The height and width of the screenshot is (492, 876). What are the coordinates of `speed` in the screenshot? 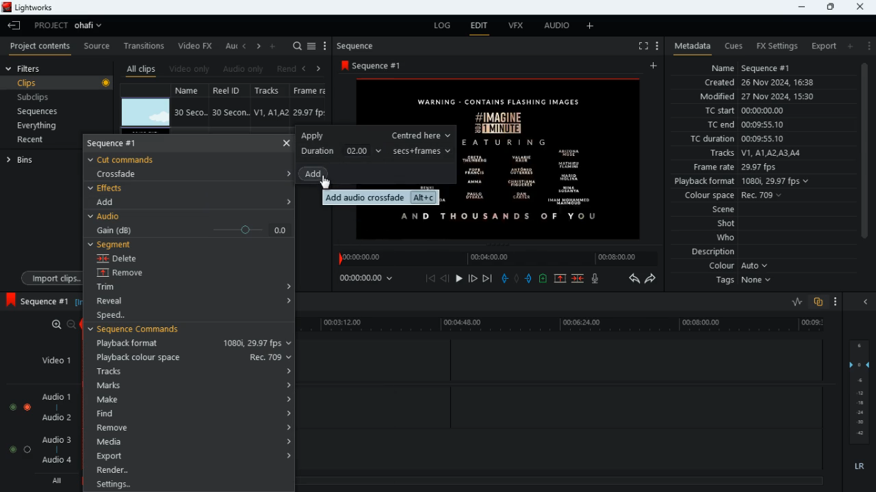 It's located at (126, 316).